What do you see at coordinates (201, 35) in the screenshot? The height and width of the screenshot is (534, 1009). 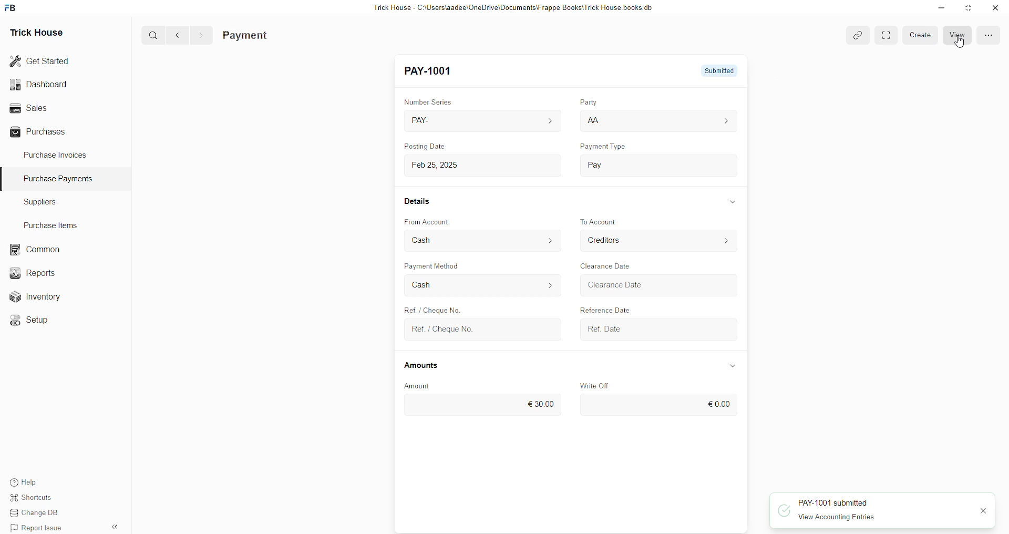 I see `>` at bounding box center [201, 35].